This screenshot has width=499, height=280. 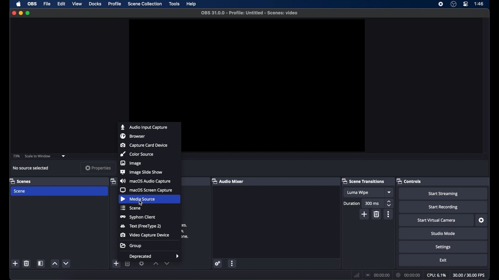 What do you see at coordinates (228, 181) in the screenshot?
I see `audio mixer` at bounding box center [228, 181].